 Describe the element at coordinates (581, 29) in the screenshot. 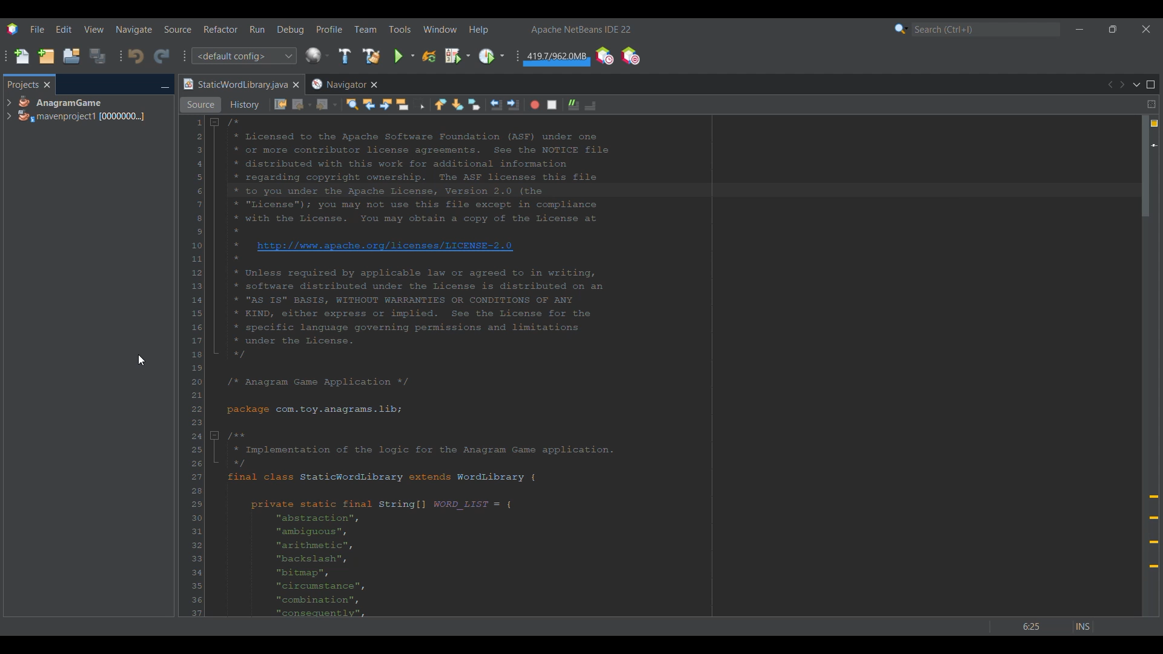

I see `Software name and version` at that location.